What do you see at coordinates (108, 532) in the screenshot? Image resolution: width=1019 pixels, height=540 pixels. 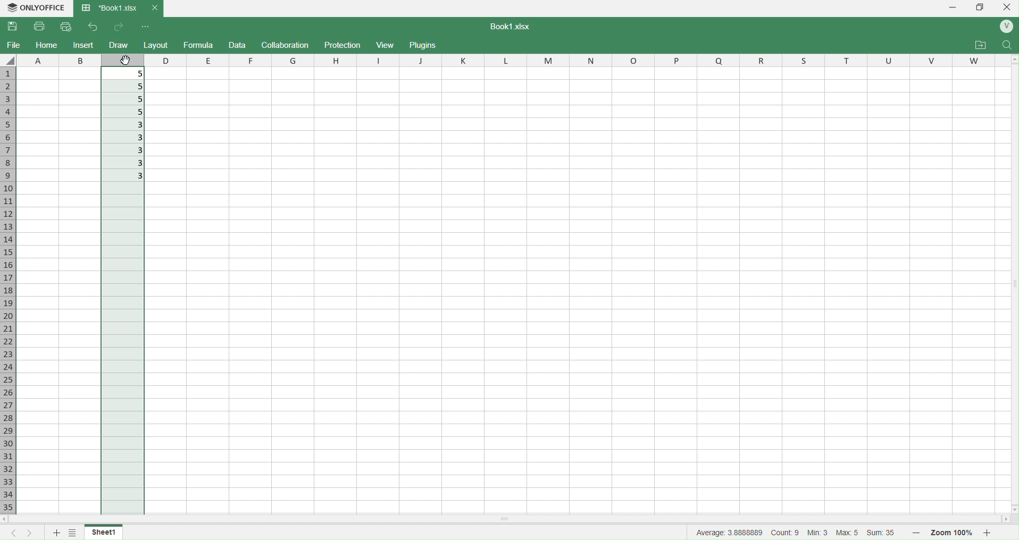 I see `Sheet1` at bounding box center [108, 532].